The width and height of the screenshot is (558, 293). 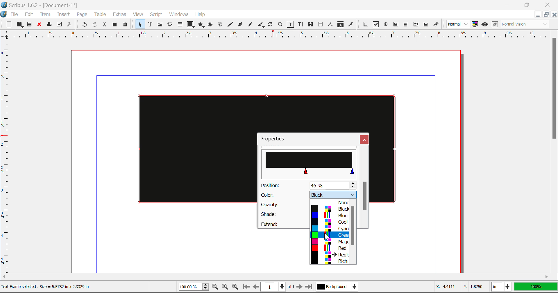 I want to click on Cut, so click(x=104, y=25).